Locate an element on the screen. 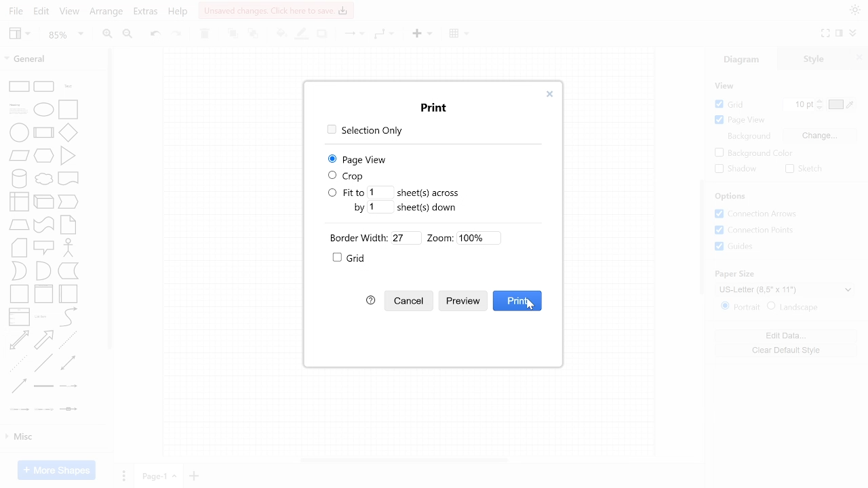 The height and width of the screenshot is (488, 868). And is located at coordinates (43, 271).